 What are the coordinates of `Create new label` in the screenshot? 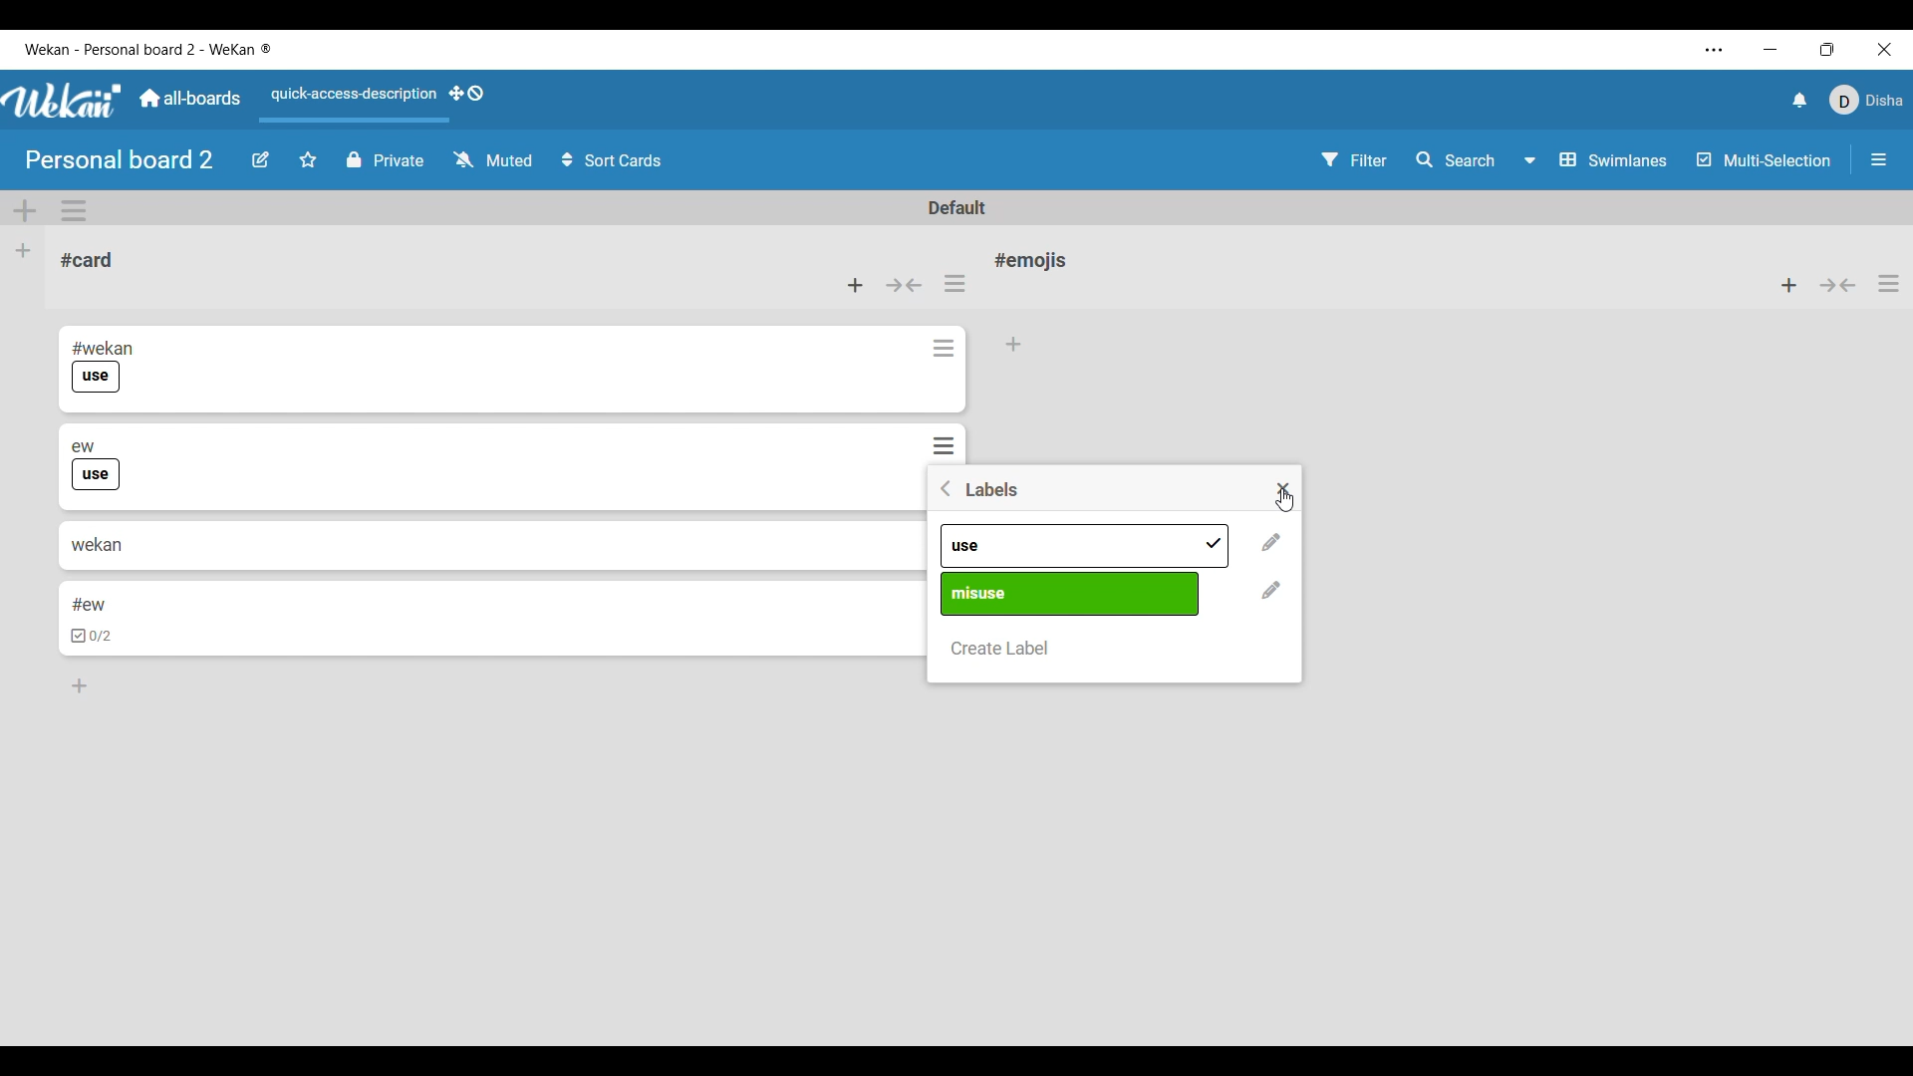 It's located at (999, 649).